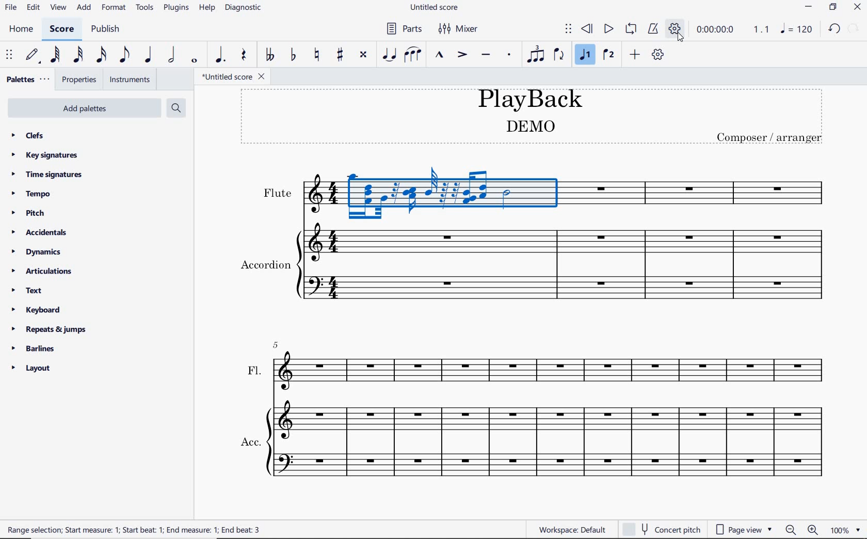 The width and height of the screenshot is (867, 539). I want to click on play, so click(608, 29).